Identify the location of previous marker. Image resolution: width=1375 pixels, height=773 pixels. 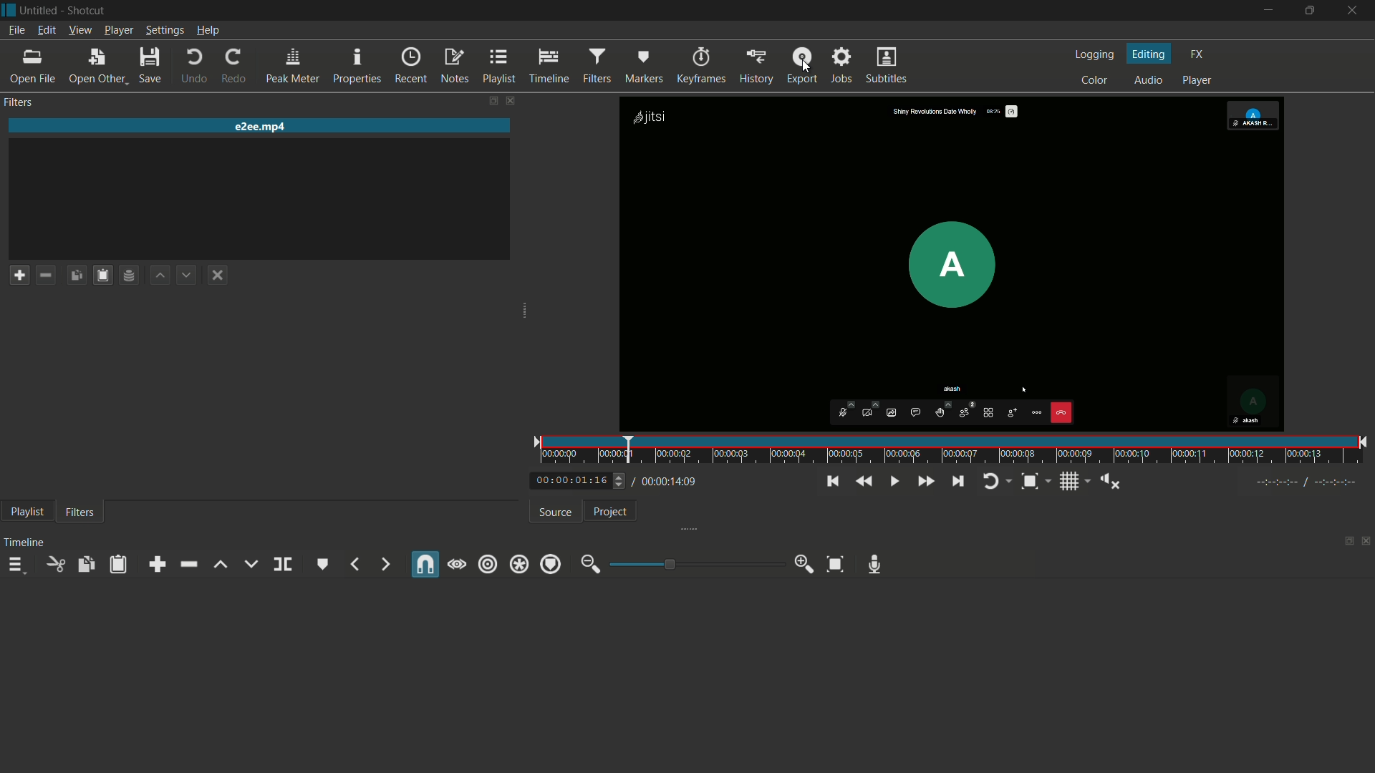
(354, 564).